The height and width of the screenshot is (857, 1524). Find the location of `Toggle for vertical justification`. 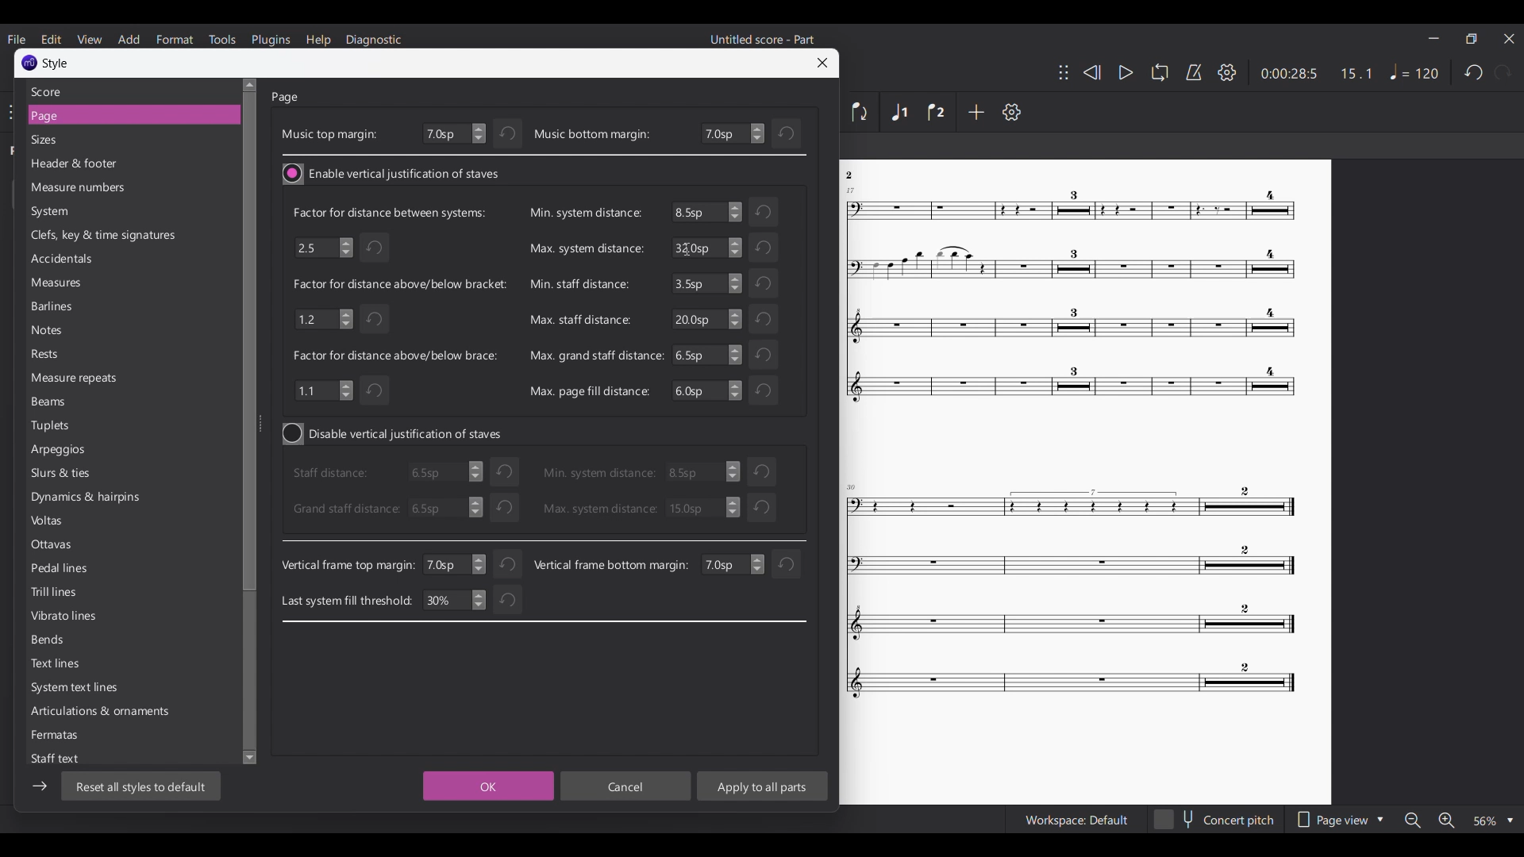

Toggle for vertical justification is located at coordinates (392, 174).